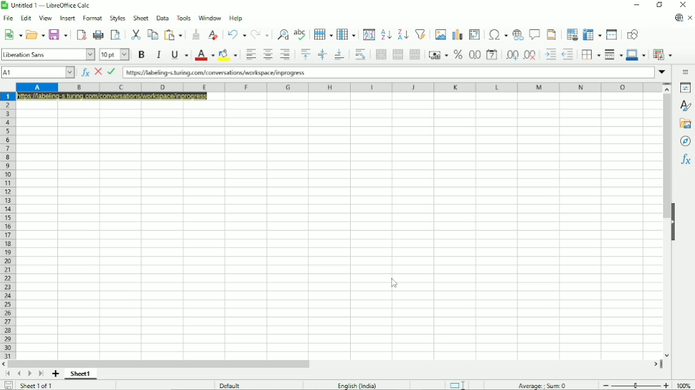 The image size is (695, 390). Describe the element at coordinates (8, 18) in the screenshot. I see `file` at that location.